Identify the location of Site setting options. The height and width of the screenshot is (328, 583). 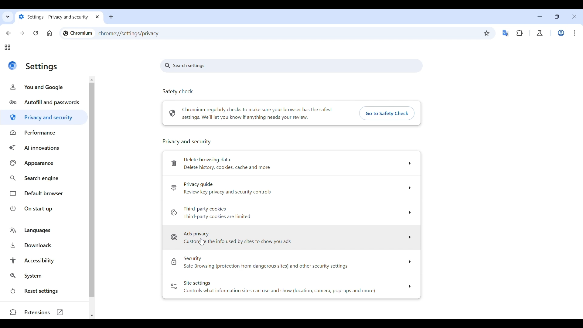
(291, 287).